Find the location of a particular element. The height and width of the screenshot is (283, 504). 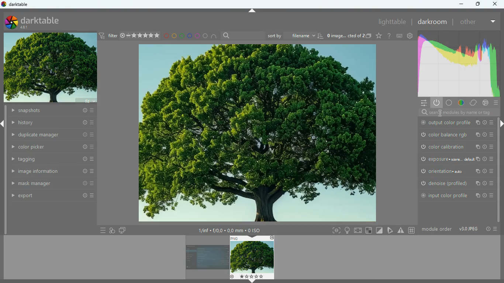

power is located at coordinates (437, 102).